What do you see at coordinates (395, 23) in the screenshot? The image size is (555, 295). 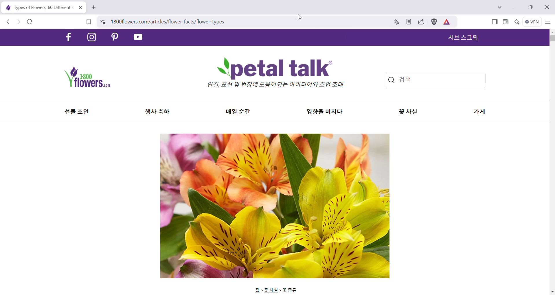 I see `Translate this page` at bounding box center [395, 23].